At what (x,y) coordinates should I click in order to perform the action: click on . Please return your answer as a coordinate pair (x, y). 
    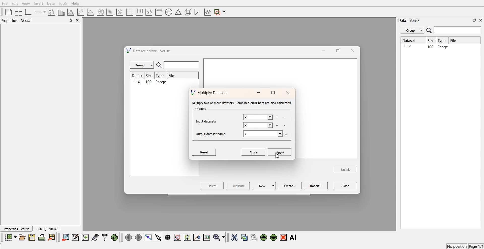
    Looking at the image, I should click on (412, 30).